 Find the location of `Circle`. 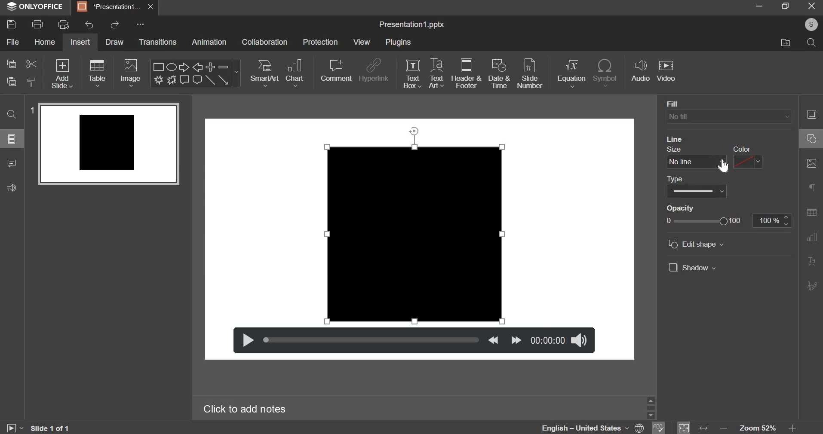

Circle is located at coordinates (810, 140).